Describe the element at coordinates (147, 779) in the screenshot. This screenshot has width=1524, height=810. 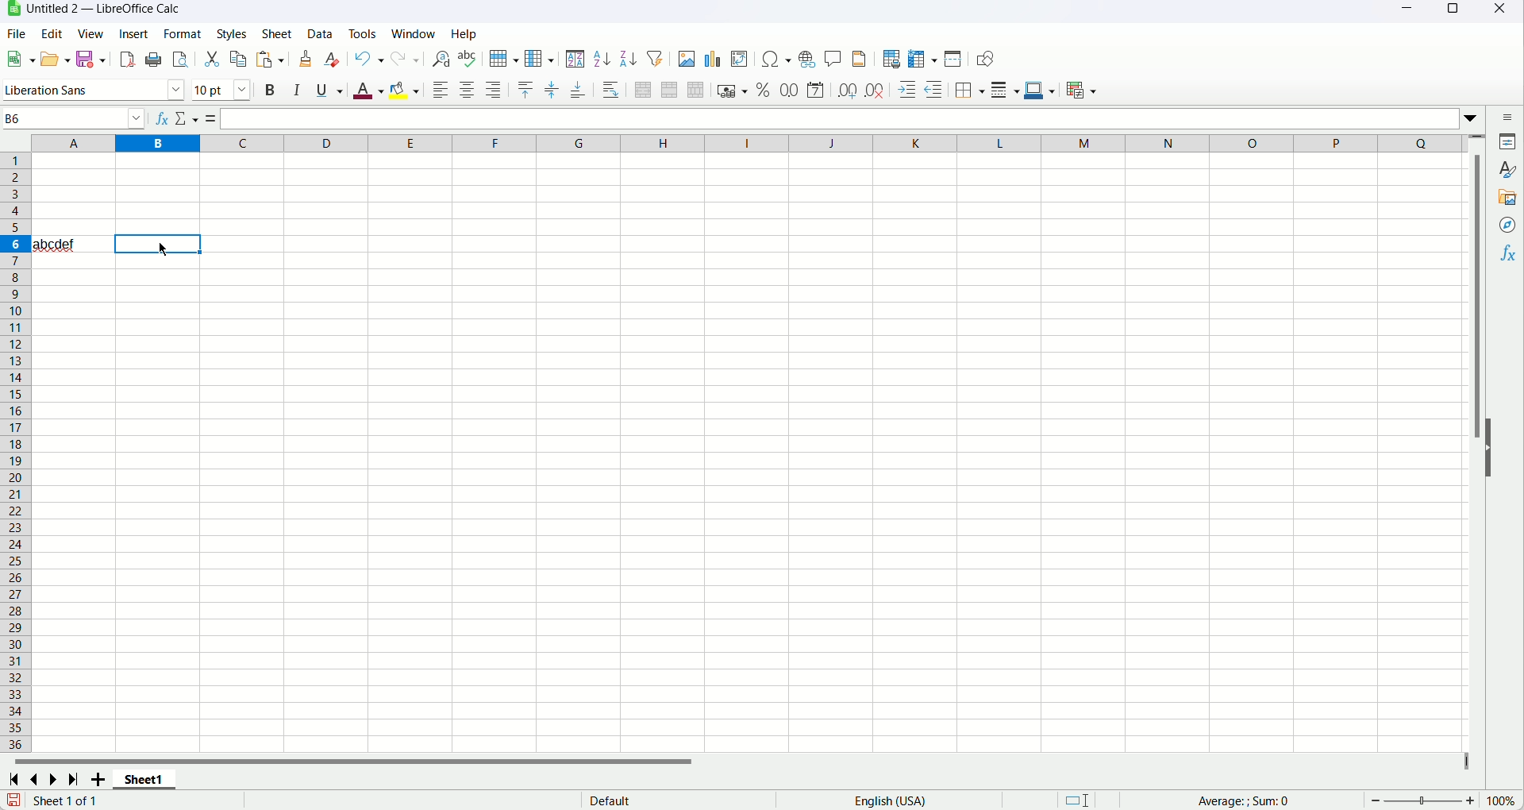
I see `sheet1` at that location.